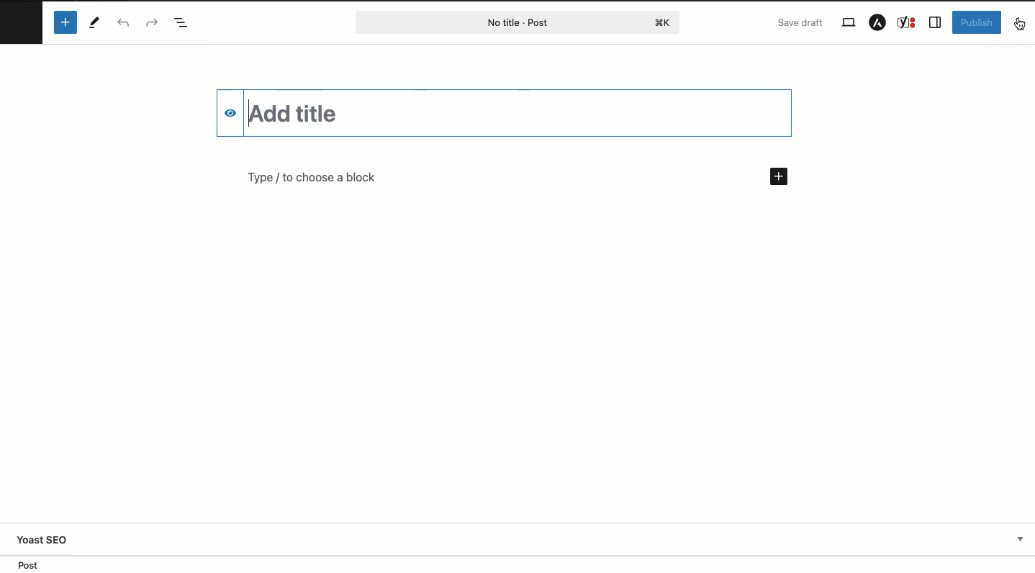 The height and width of the screenshot is (573, 1035). Describe the element at coordinates (501, 112) in the screenshot. I see `Title` at that location.